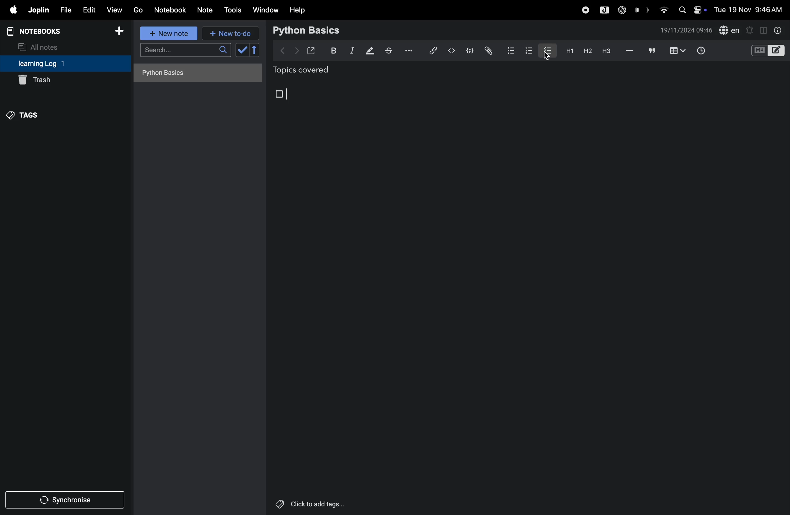  I want to click on learning log, so click(51, 64).